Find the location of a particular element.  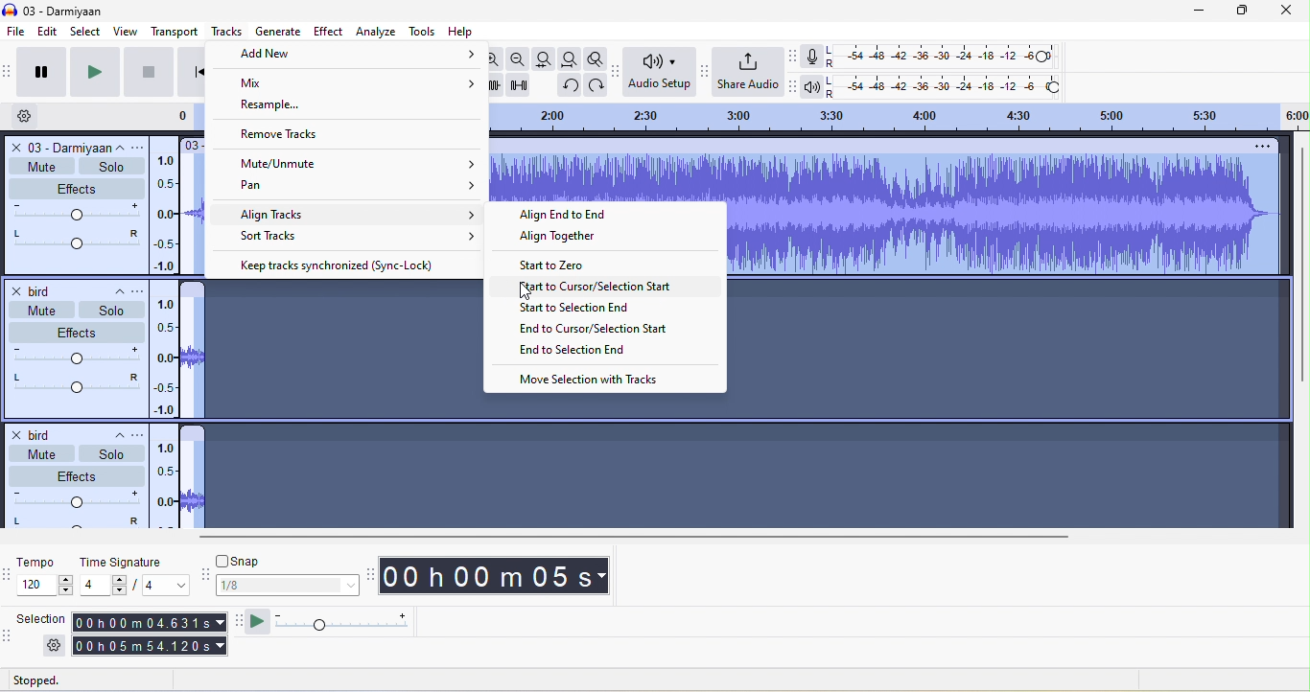

open menu is located at coordinates (143, 289).